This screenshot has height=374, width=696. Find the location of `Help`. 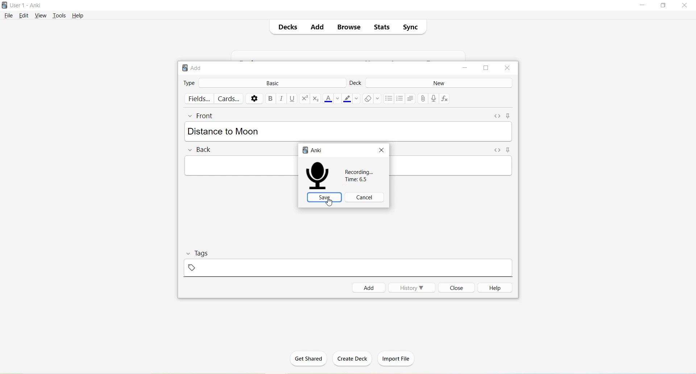

Help is located at coordinates (78, 16).